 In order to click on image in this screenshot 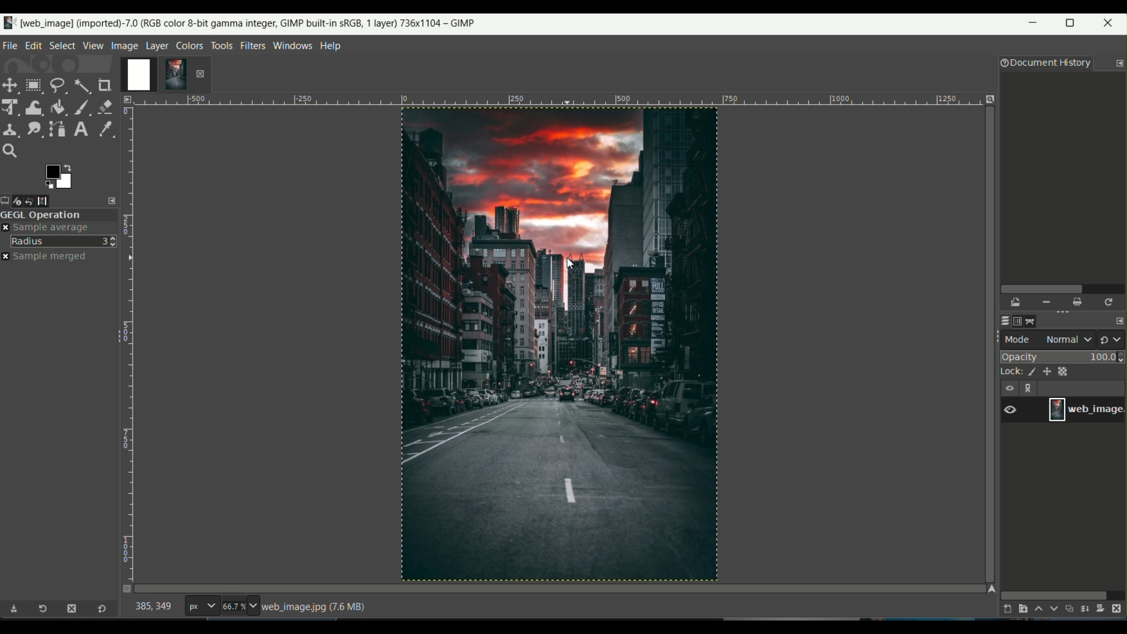, I will do `click(558, 346)`.